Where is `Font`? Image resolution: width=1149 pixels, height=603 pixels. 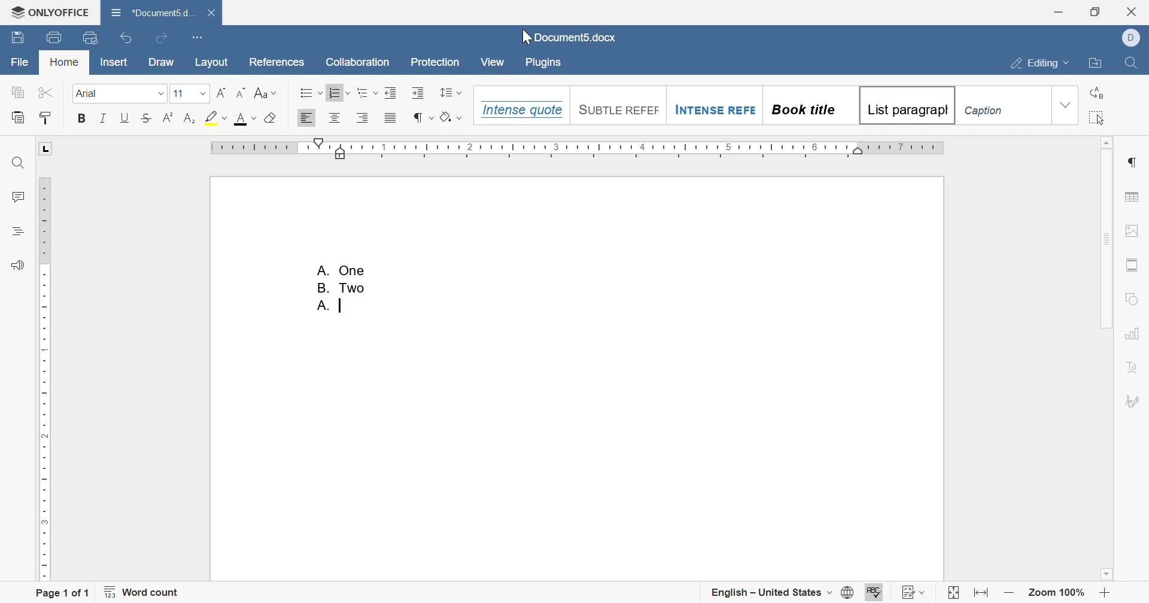
Font is located at coordinates (88, 93).